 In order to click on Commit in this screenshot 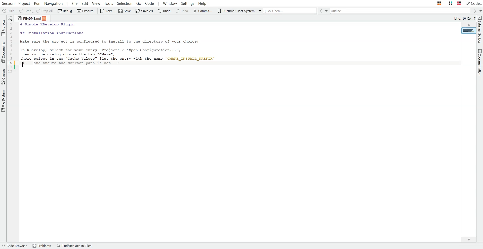, I will do `click(203, 11)`.